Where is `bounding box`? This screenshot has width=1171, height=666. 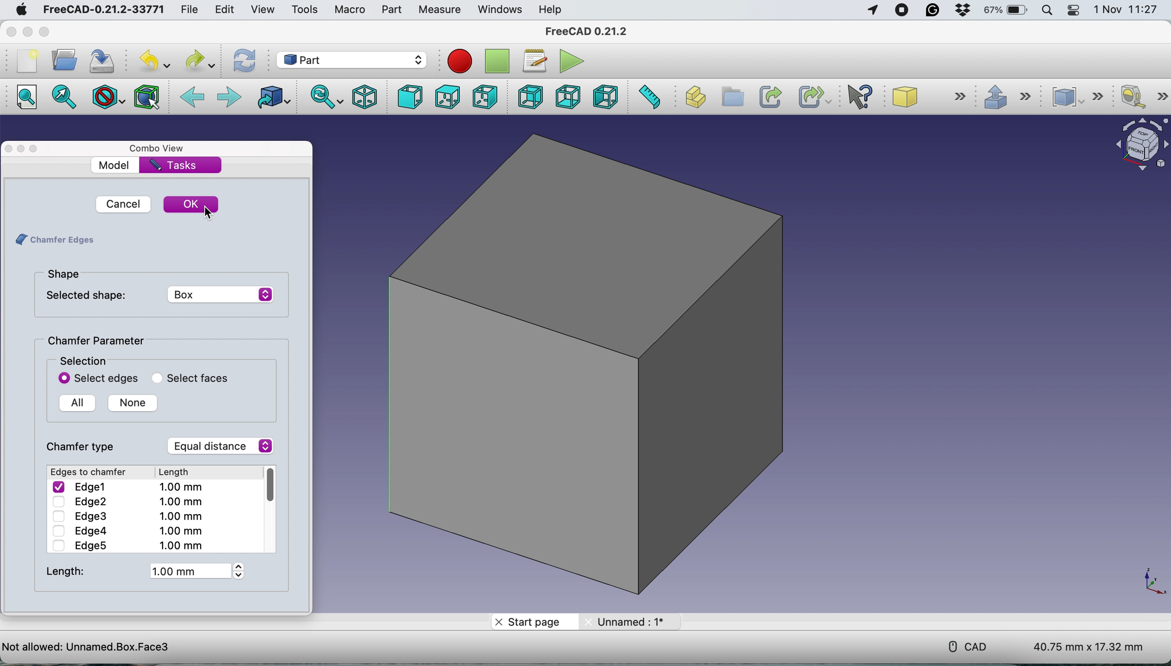 bounding box is located at coordinates (146, 97).